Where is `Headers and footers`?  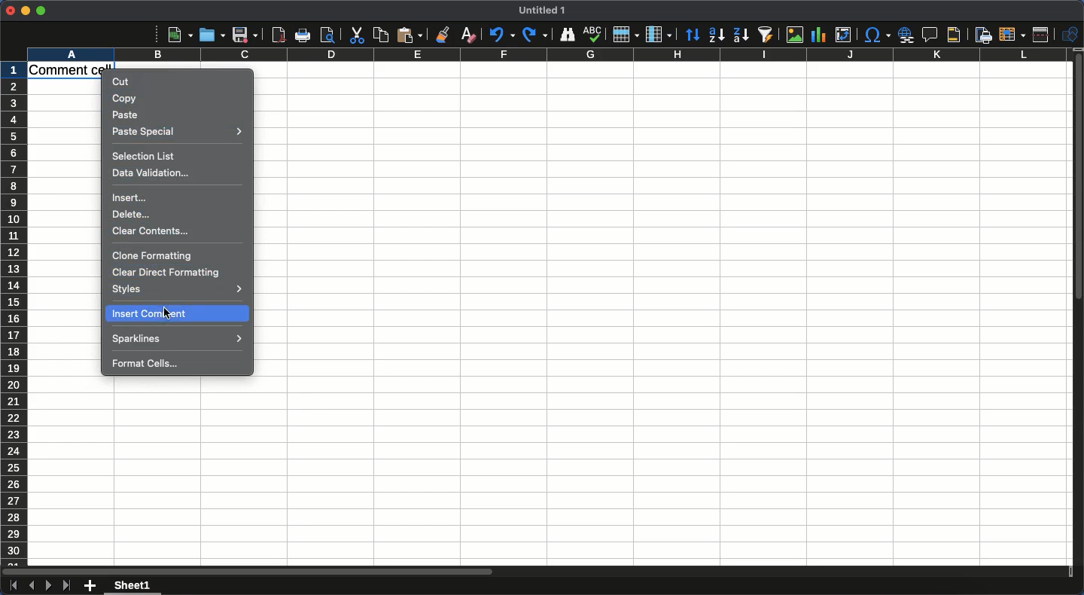
Headers and footers is located at coordinates (955, 34).